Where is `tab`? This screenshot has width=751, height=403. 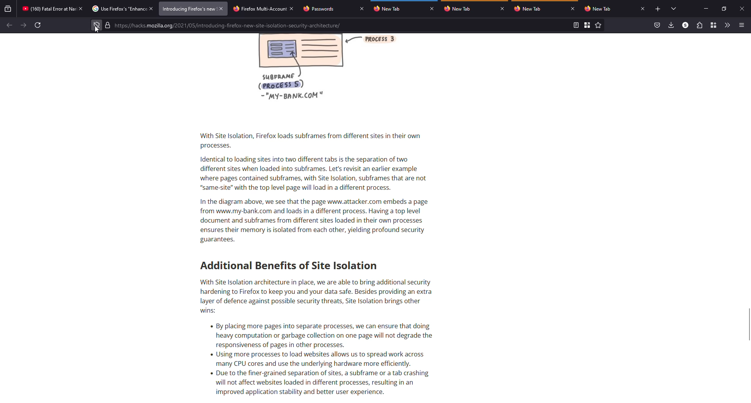
tab is located at coordinates (118, 8).